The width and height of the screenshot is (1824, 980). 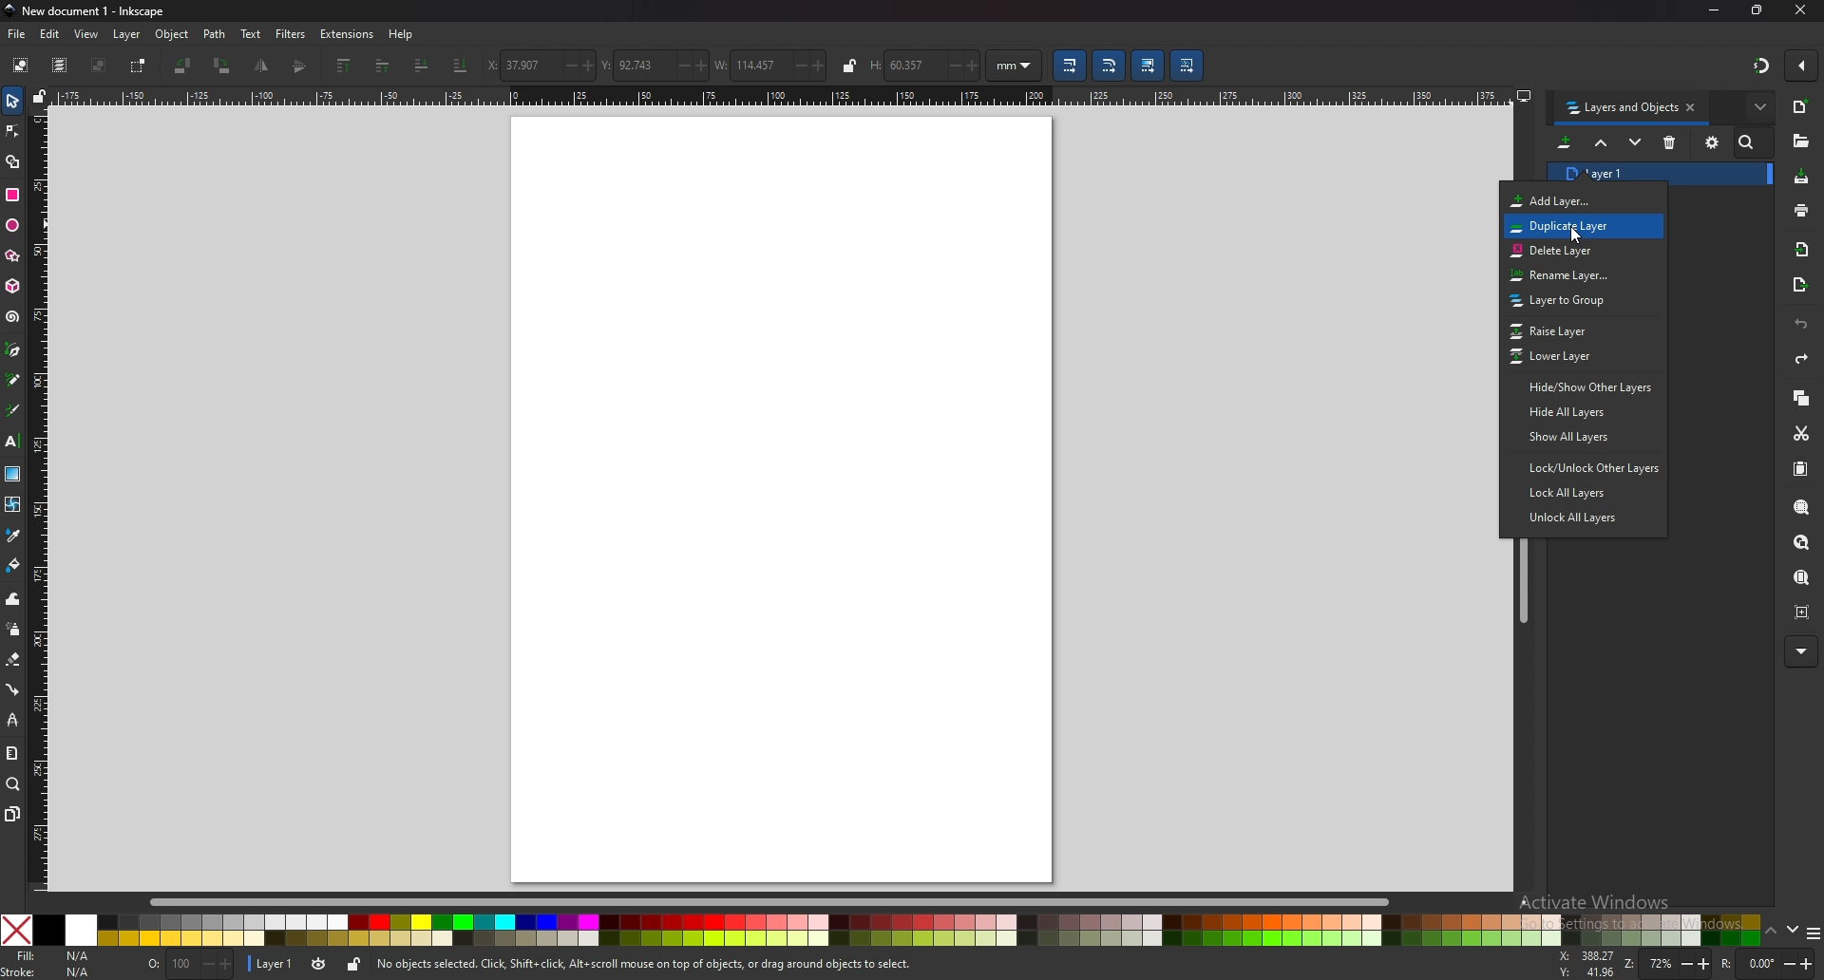 I want to click on connector, so click(x=15, y=689).